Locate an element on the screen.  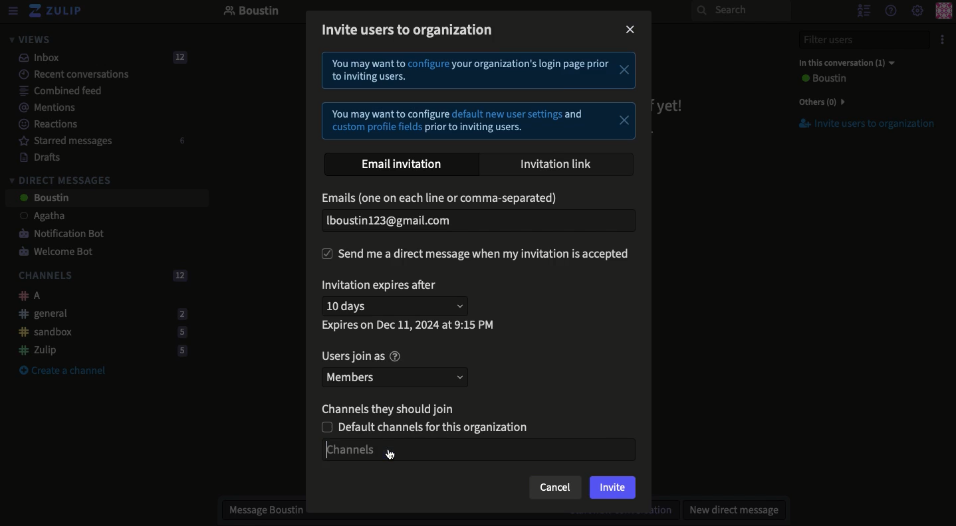
In this conversation is located at coordinates (844, 62).